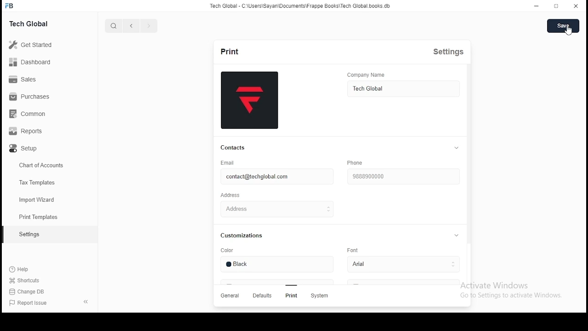  What do you see at coordinates (557, 6) in the screenshot?
I see `RESIZE ` at bounding box center [557, 6].